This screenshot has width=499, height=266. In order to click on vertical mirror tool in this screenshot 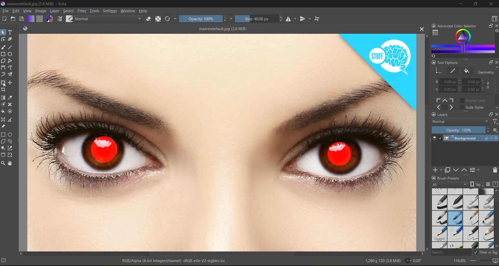, I will do `click(306, 19)`.